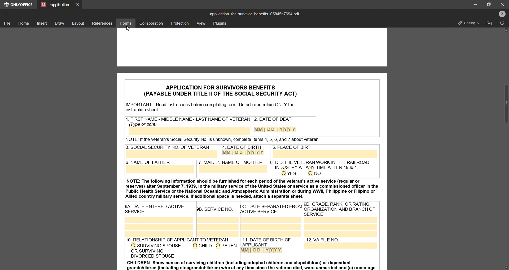 The width and height of the screenshot is (509, 270). What do you see at coordinates (78, 4) in the screenshot?
I see `close tab` at bounding box center [78, 4].